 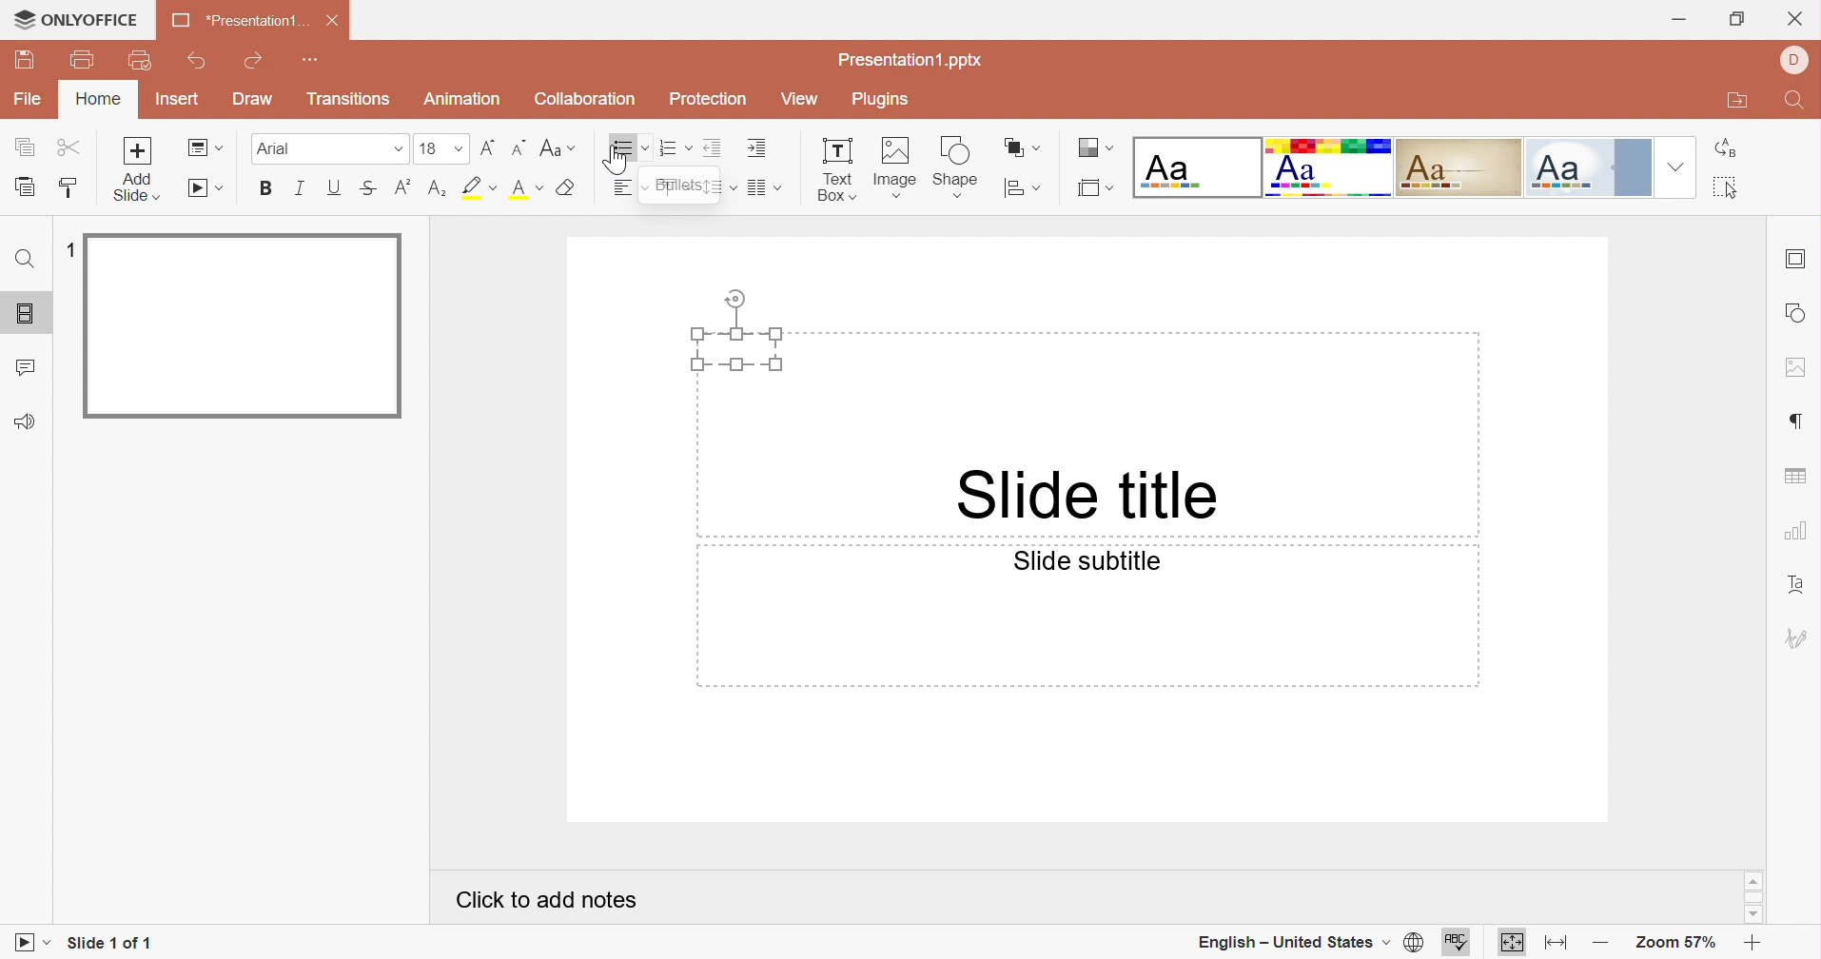 What do you see at coordinates (1086, 562) in the screenshot?
I see `Slide subtitle` at bounding box center [1086, 562].